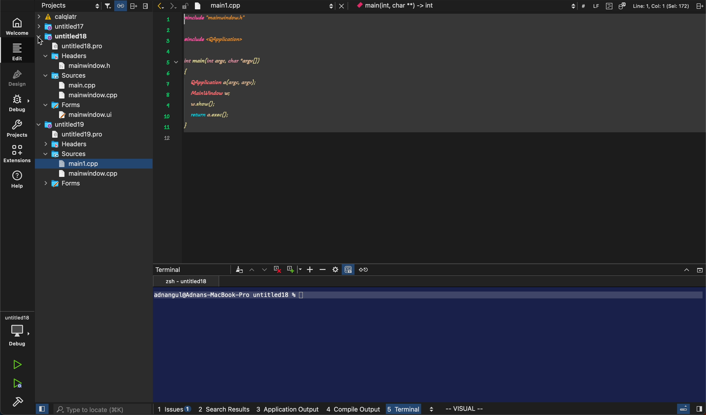 The width and height of the screenshot is (706, 415). Describe the element at coordinates (184, 283) in the screenshot. I see `zsh - untitled18` at that location.